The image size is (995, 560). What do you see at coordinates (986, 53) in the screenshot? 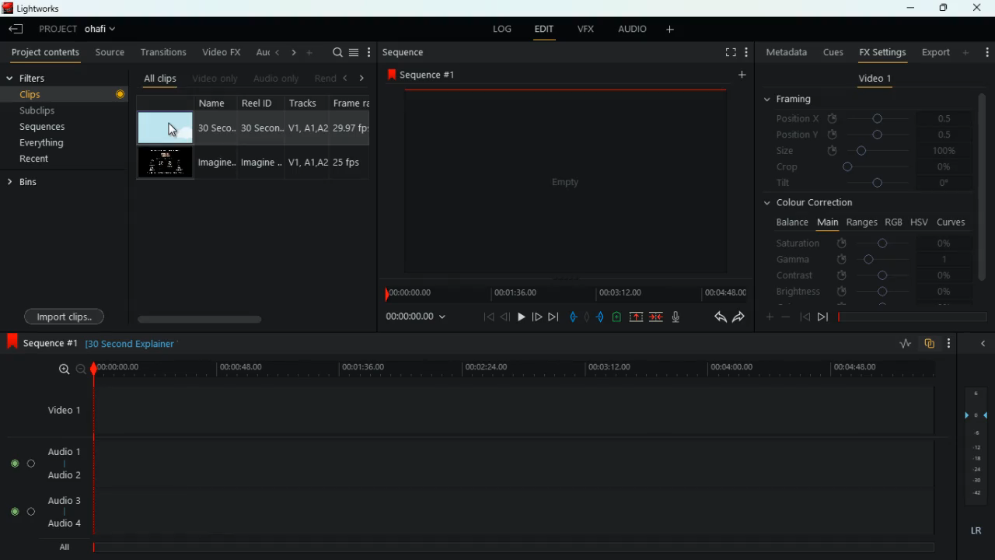
I see `more` at bounding box center [986, 53].